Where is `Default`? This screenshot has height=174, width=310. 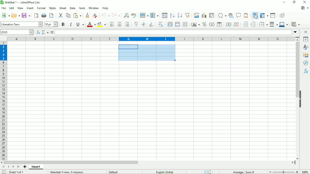
Default is located at coordinates (115, 171).